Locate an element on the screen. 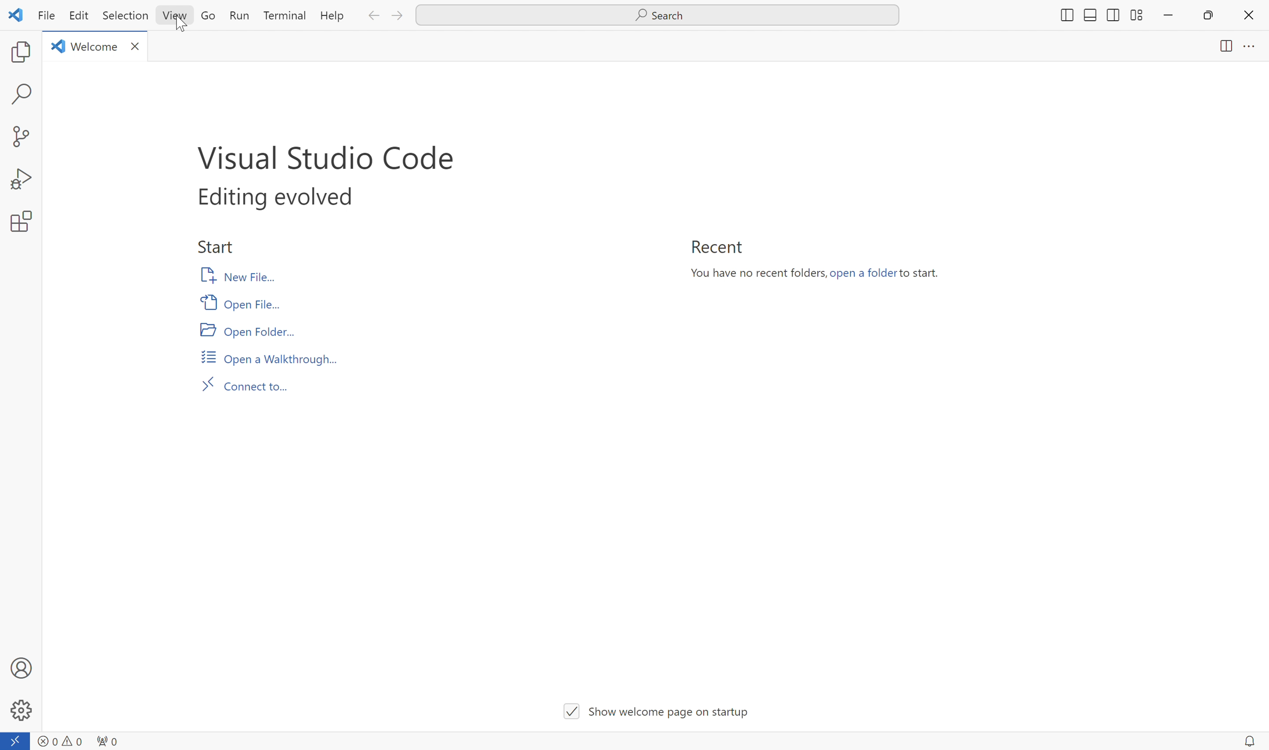 Image resolution: width=1269 pixels, height=750 pixels. change position is located at coordinates (1093, 18).